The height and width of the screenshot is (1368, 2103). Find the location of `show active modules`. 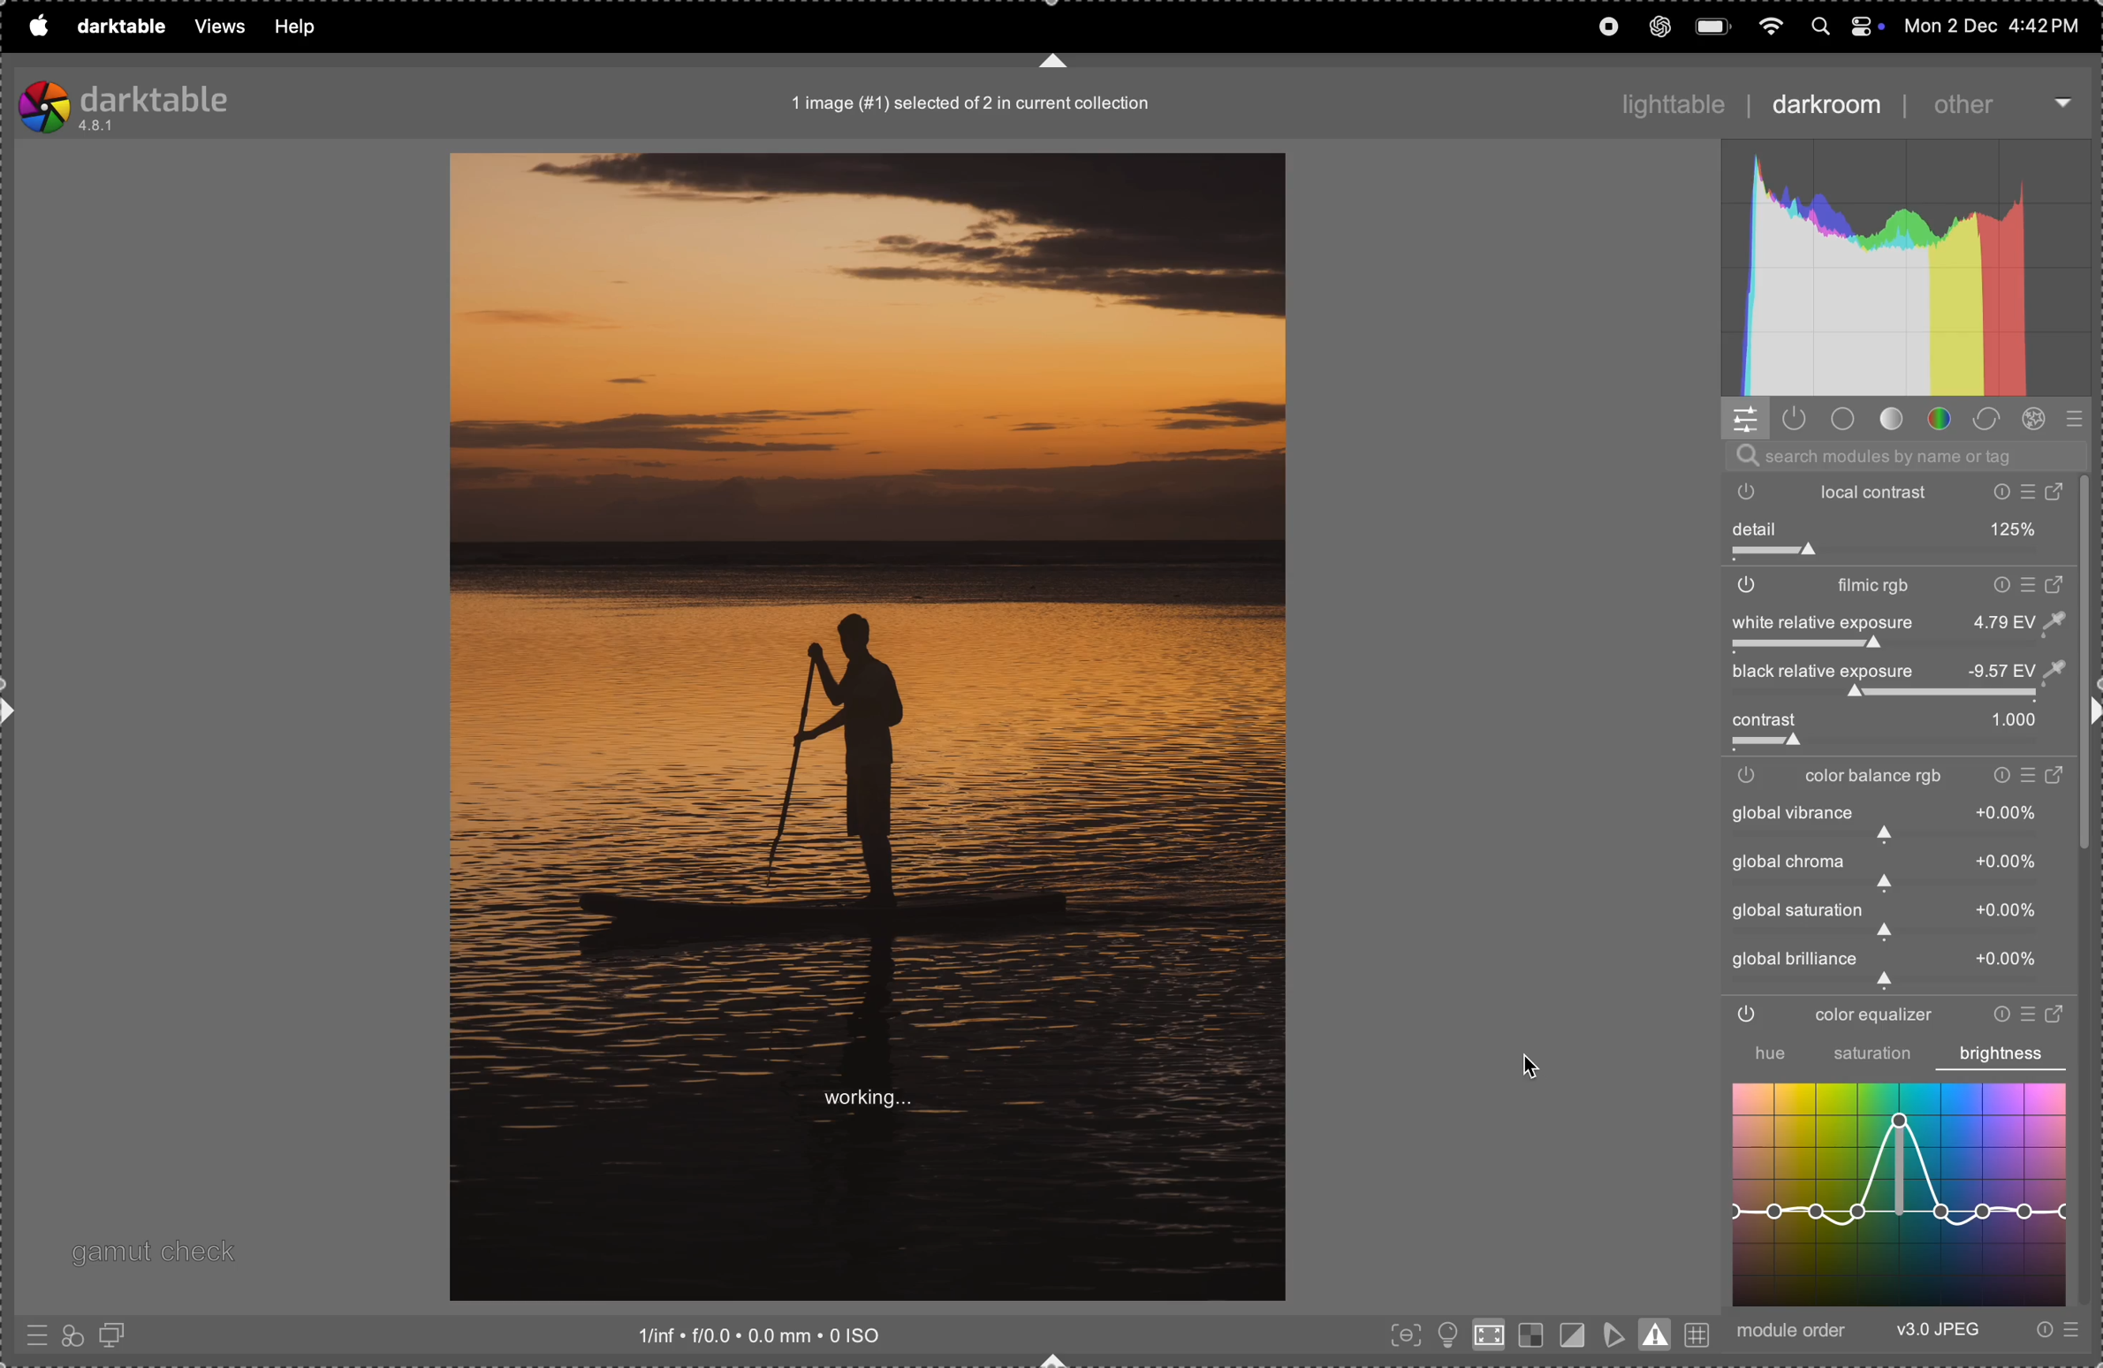

show active modules is located at coordinates (1798, 420).